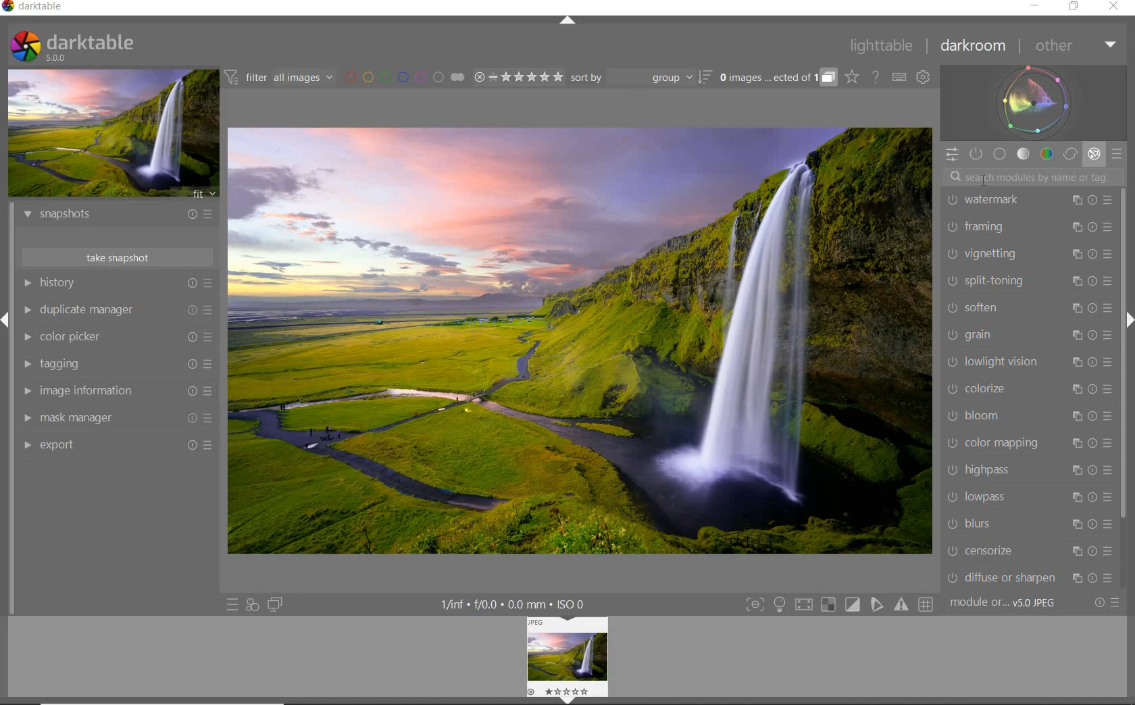 The image size is (1135, 705). What do you see at coordinates (121, 216) in the screenshot?
I see `snapshots` at bounding box center [121, 216].